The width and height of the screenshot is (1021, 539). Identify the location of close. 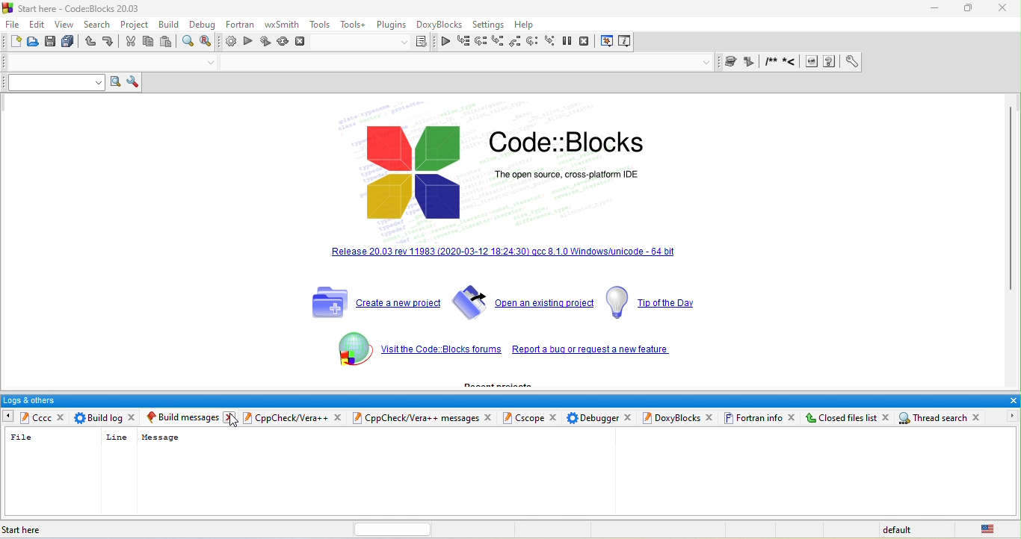
(1004, 8).